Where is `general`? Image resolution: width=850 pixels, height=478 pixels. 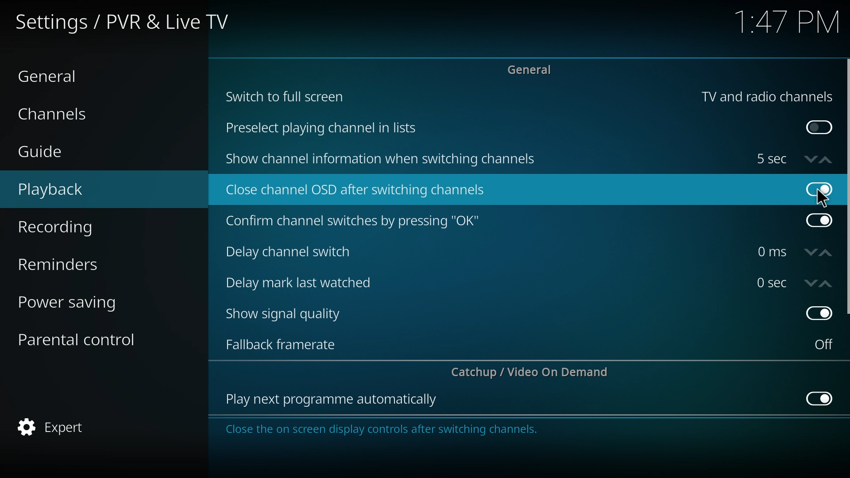
general is located at coordinates (62, 75).